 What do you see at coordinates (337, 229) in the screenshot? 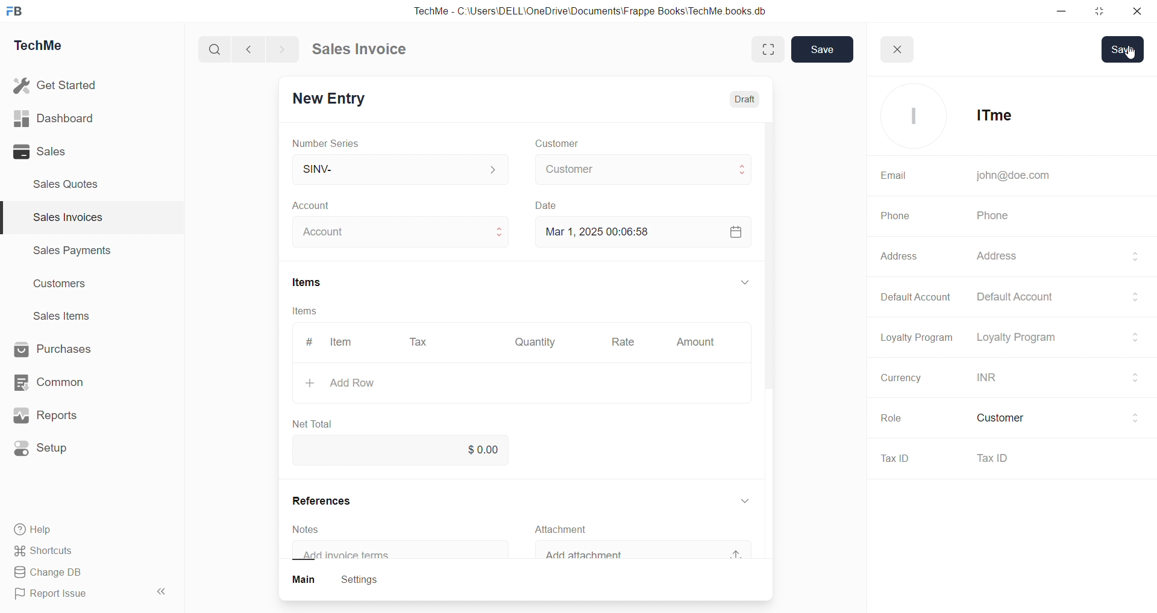
I see `Account` at bounding box center [337, 229].